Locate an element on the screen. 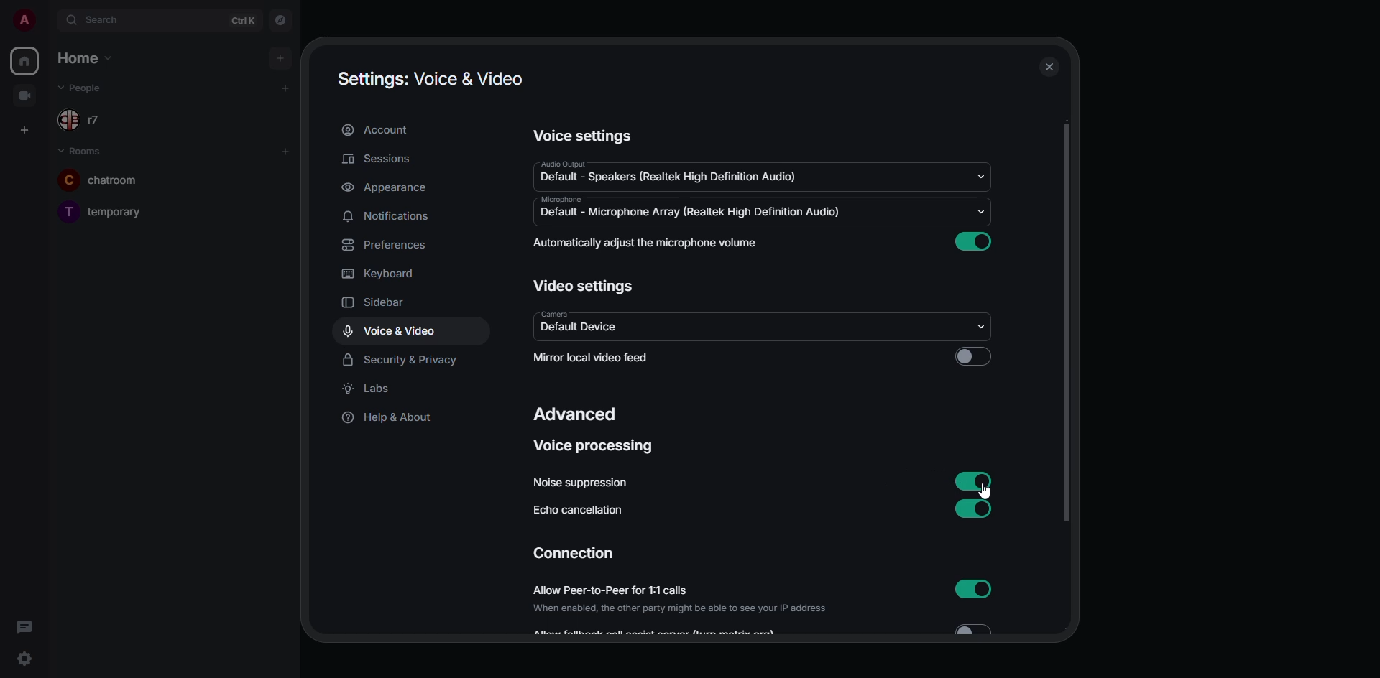 This screenshot has width=1380, height=678. enabled is located at coordinates (977, 483).